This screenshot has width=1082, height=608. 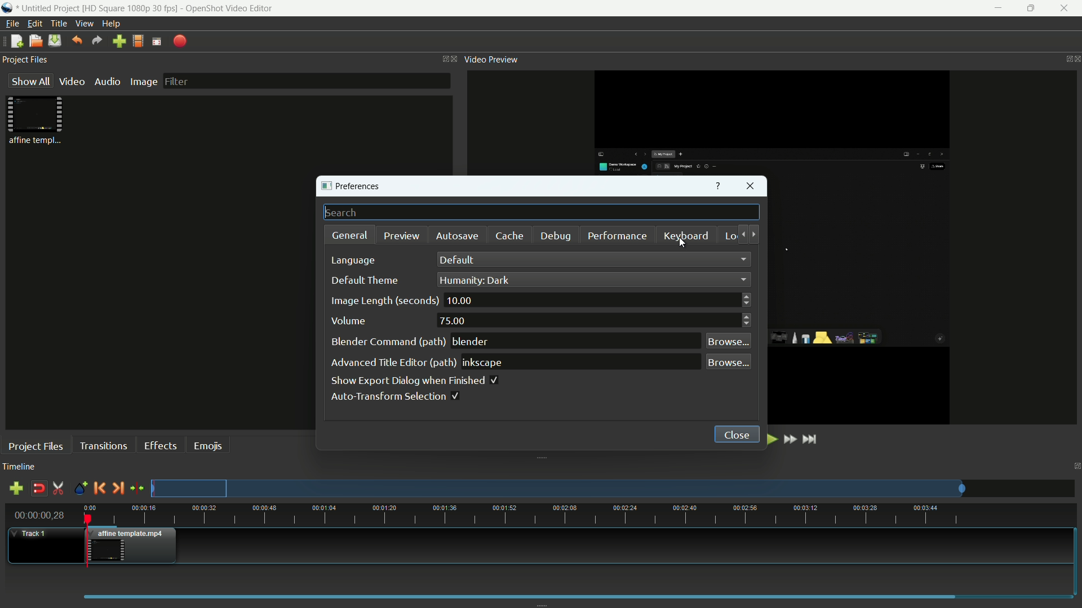 What do you see at coordinates (26, 60) in the screenshot?
I see `project files` at bounding box center [26, 60].